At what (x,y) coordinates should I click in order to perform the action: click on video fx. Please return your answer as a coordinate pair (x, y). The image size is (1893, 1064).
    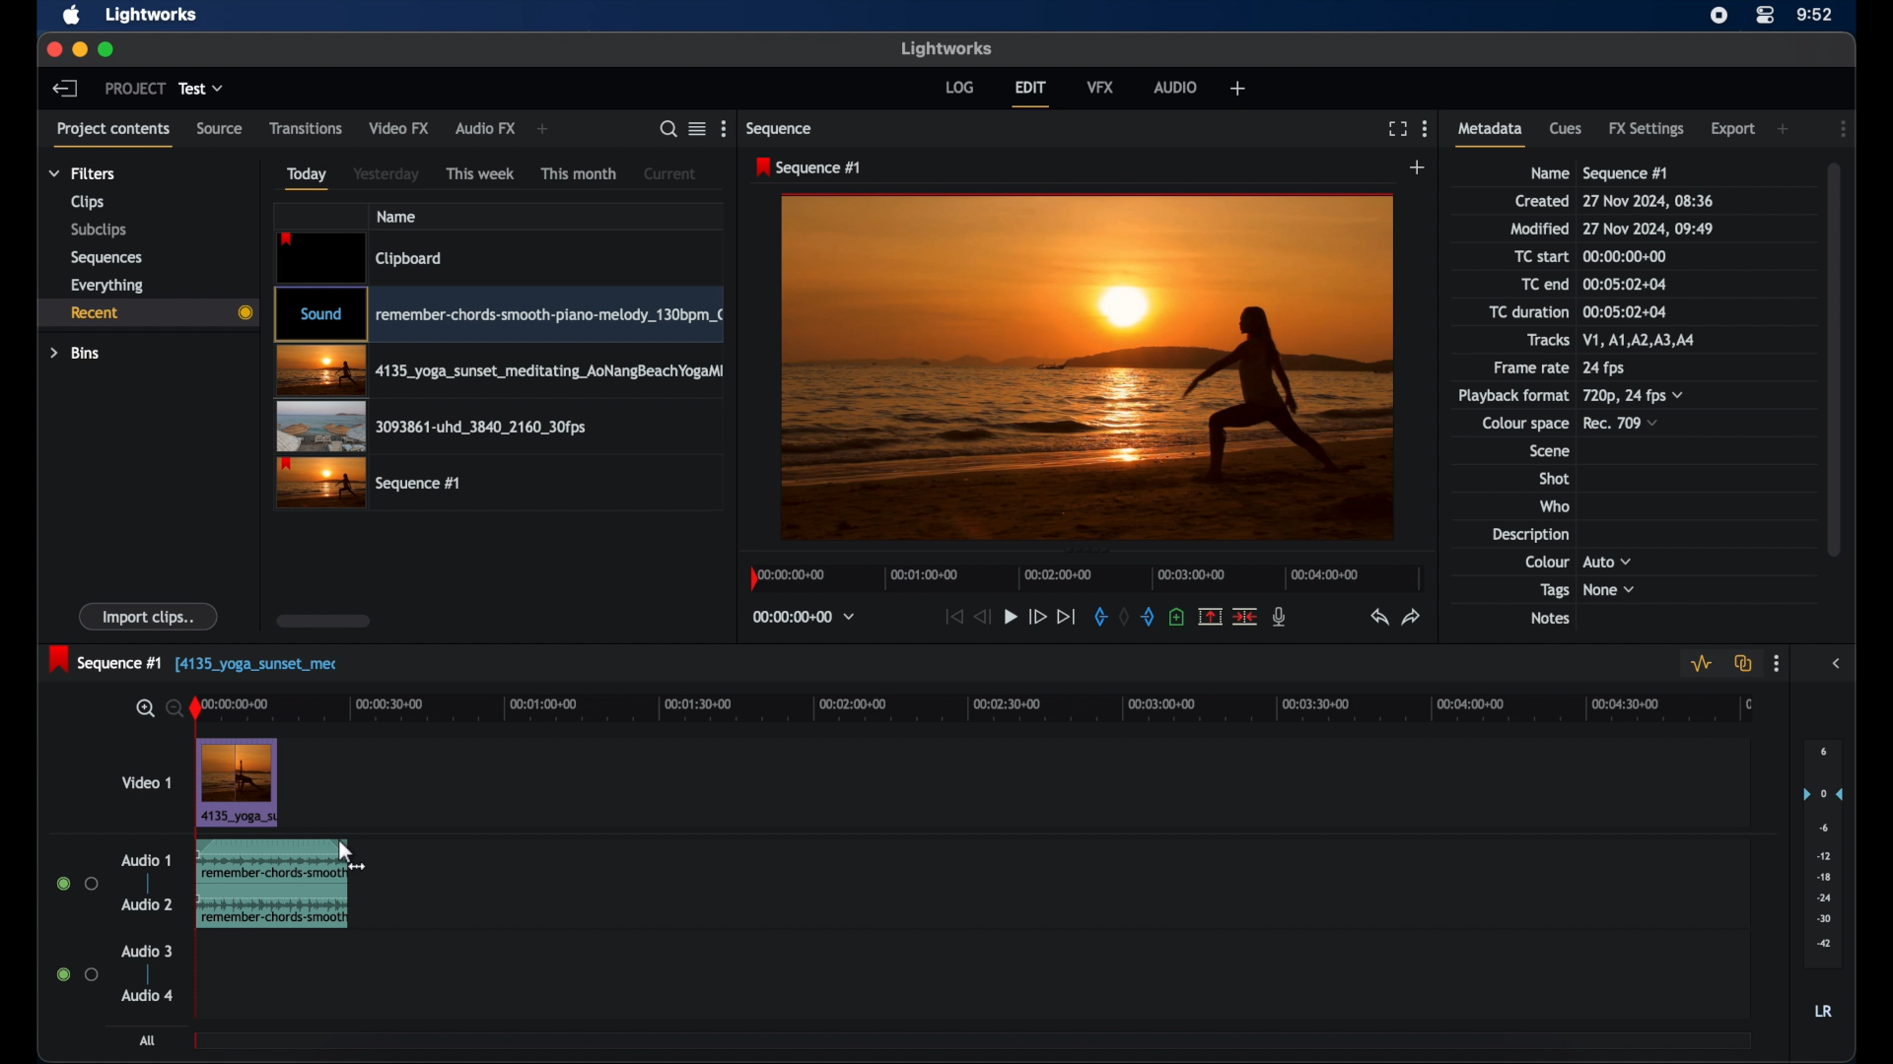
    Looking at the image, I should click on (400, 127).